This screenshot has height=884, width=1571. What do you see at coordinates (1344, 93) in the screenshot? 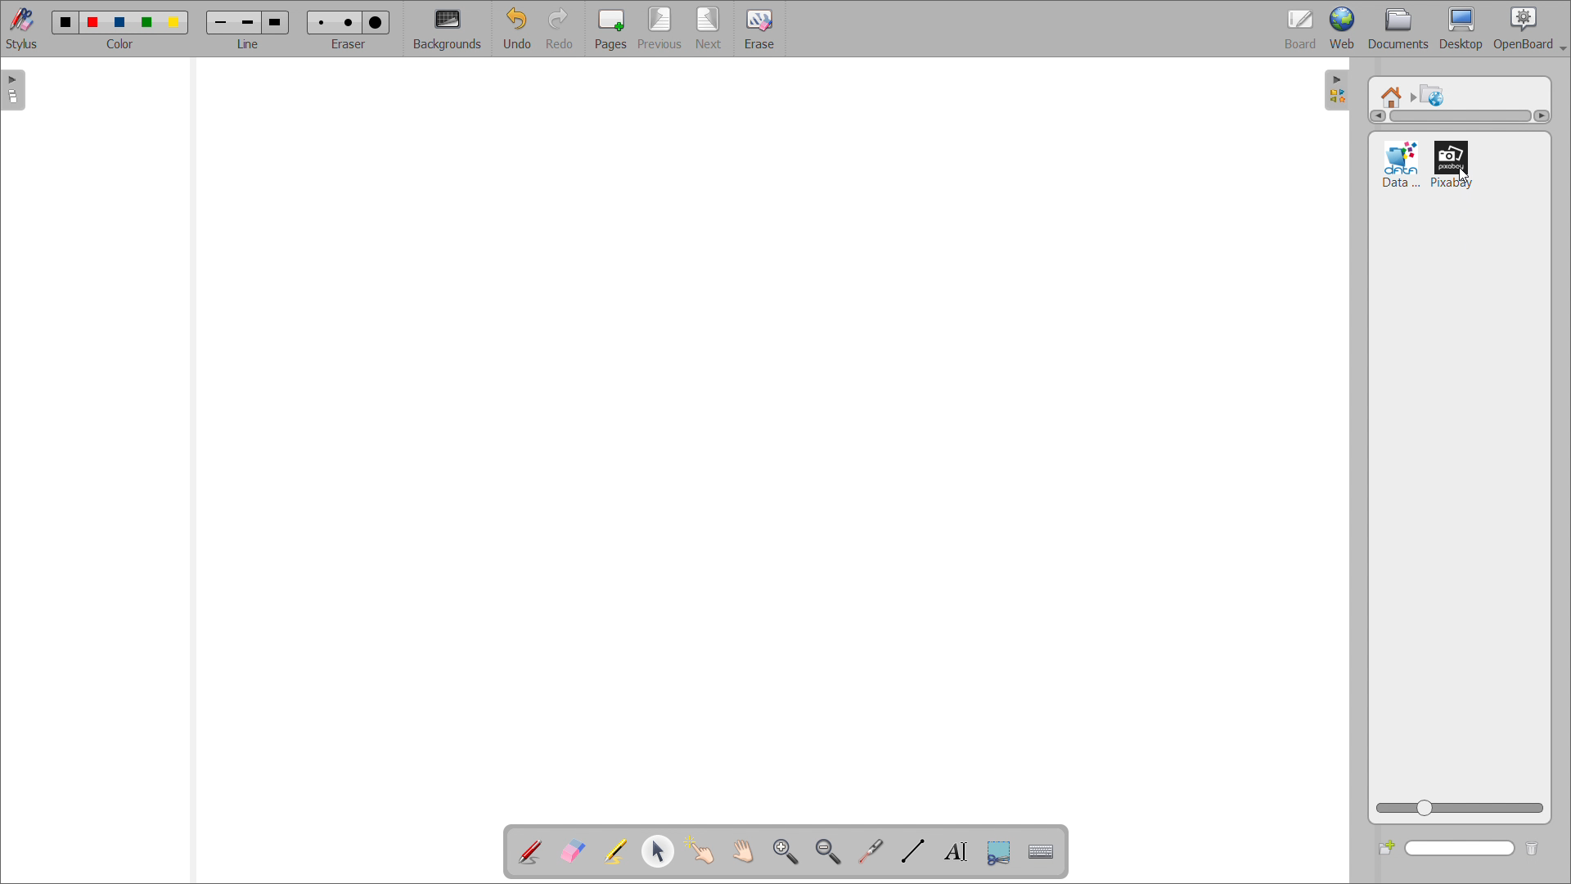
I see `Open folder view` at bounding box center [1344, 93].